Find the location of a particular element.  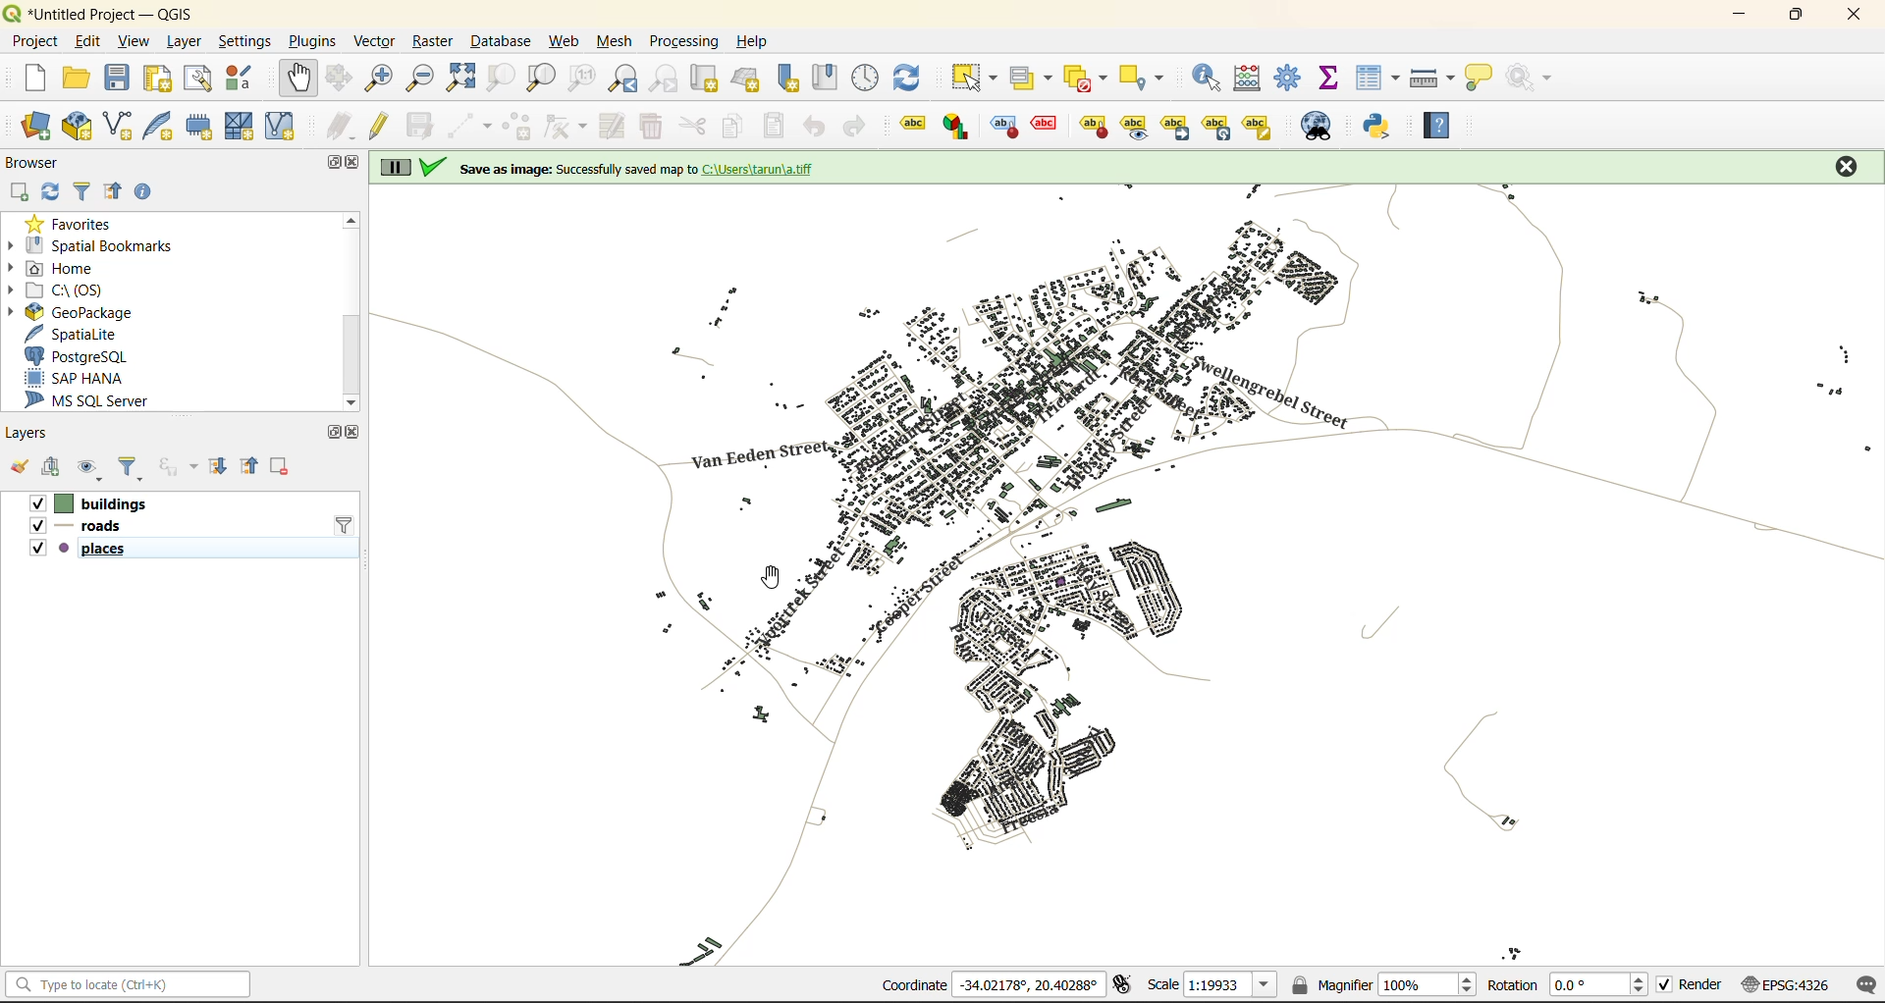

status bar is located at coordinates (125, 985).